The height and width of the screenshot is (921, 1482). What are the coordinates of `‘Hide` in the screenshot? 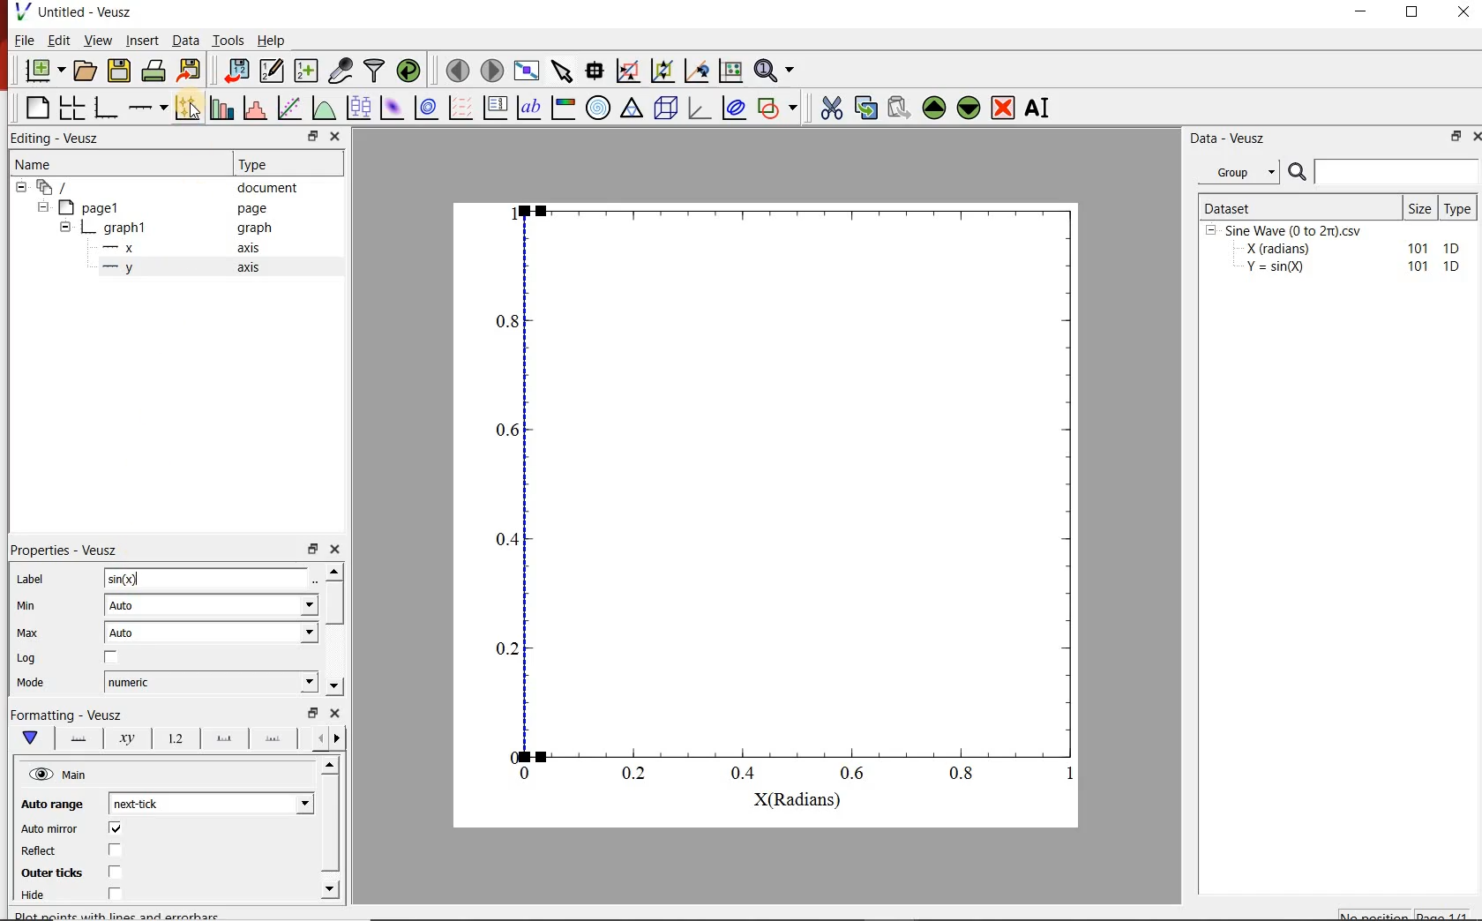 It's located at (34, 896).